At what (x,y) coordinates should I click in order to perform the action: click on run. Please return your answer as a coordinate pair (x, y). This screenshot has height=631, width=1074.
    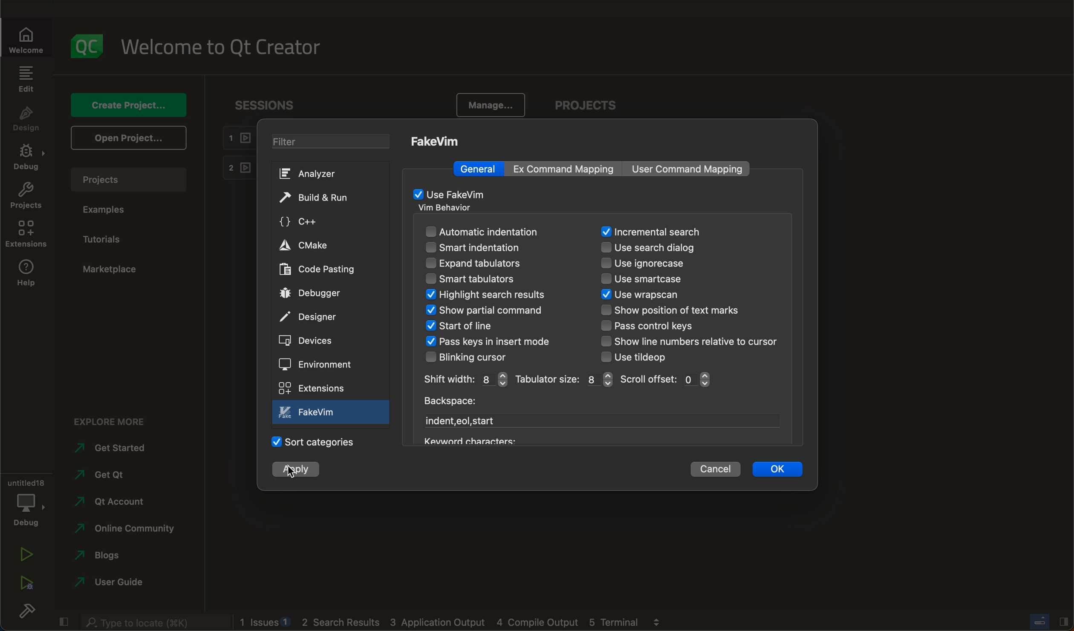
    Looking at the image, I should click on (25, 554).